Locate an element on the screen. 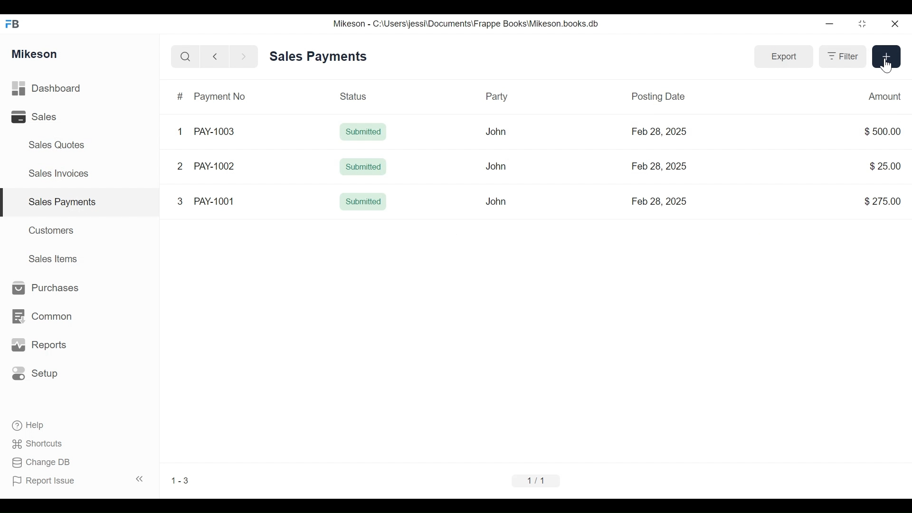 This screenshot has width=912, height=513. FB is located at coordinates (15, 22).